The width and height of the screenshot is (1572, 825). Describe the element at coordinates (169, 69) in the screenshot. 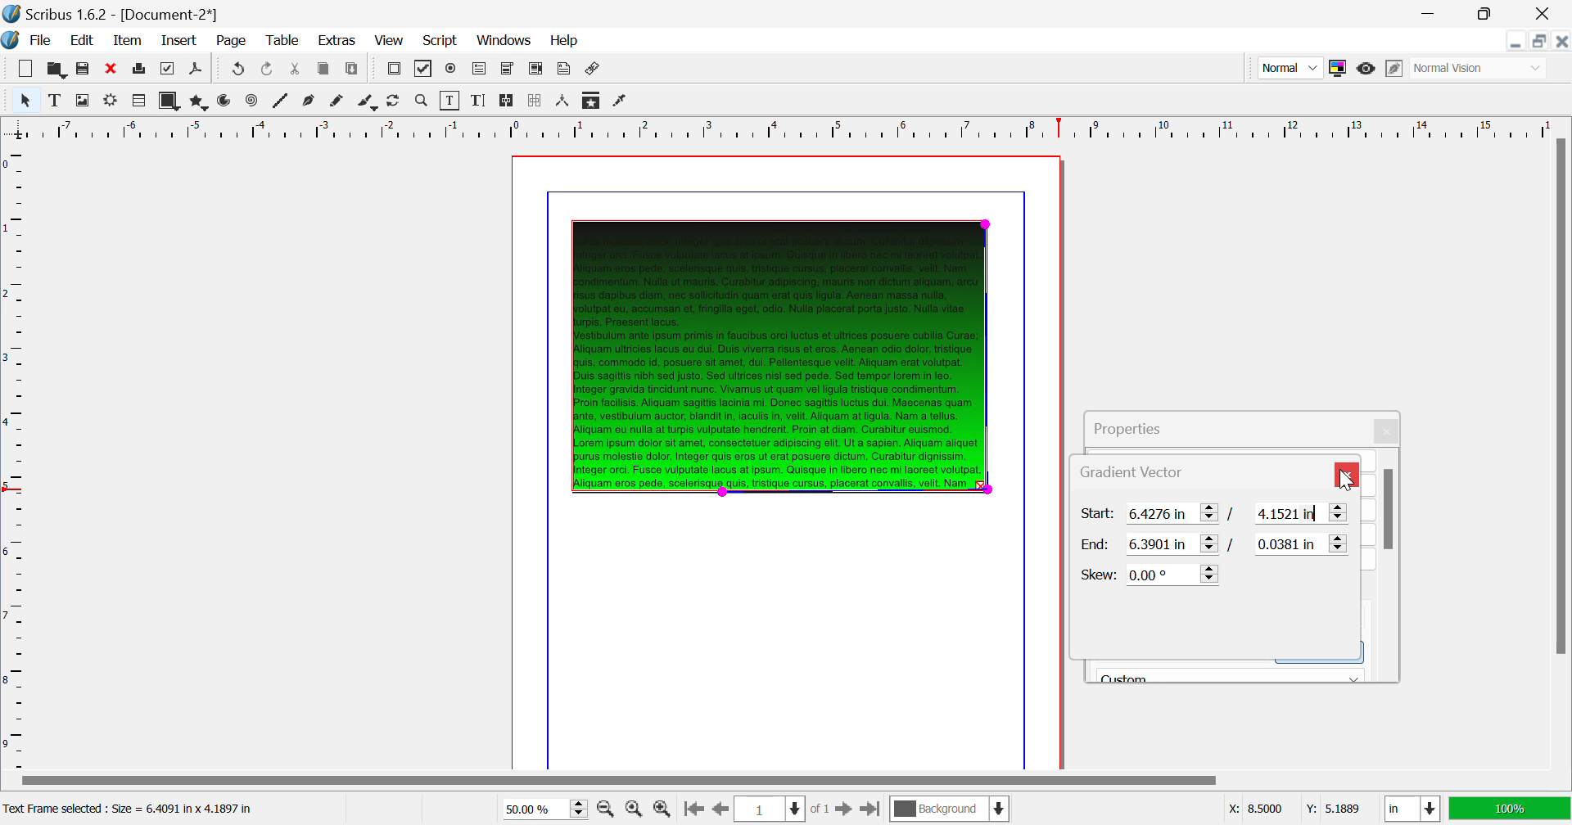

I see `Preflight Verifier` at that location.